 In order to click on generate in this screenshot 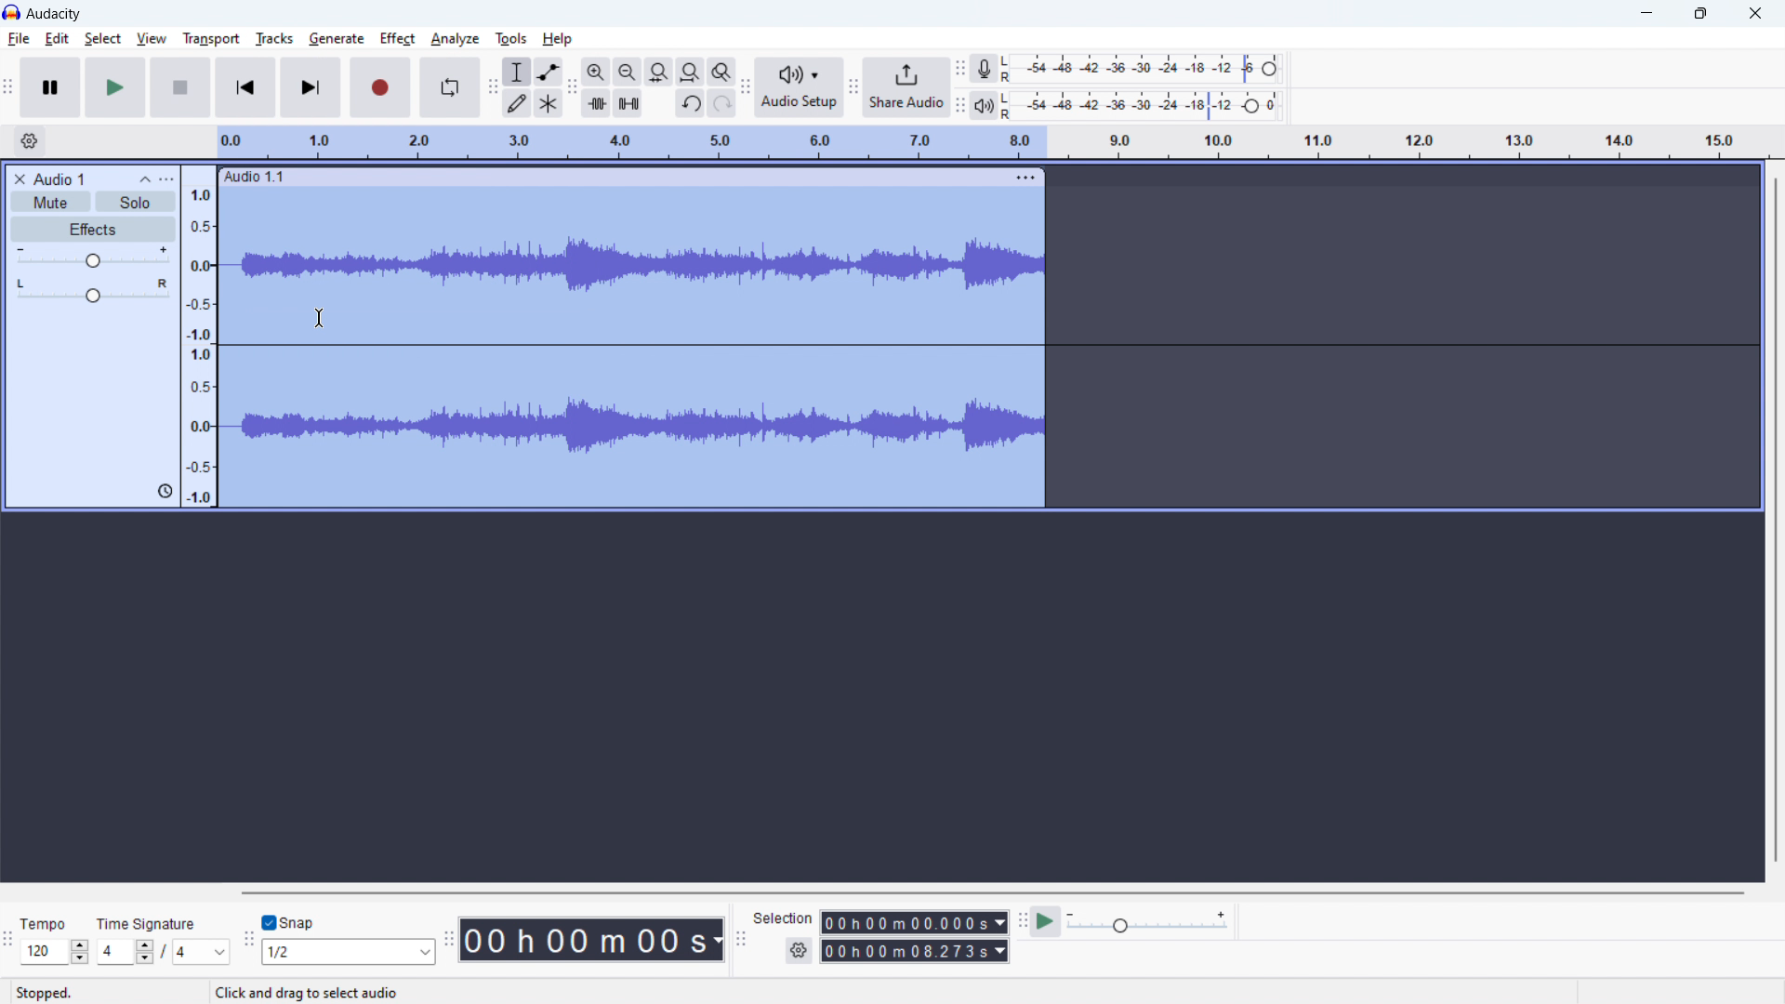, I will do `click(337, 39)`.